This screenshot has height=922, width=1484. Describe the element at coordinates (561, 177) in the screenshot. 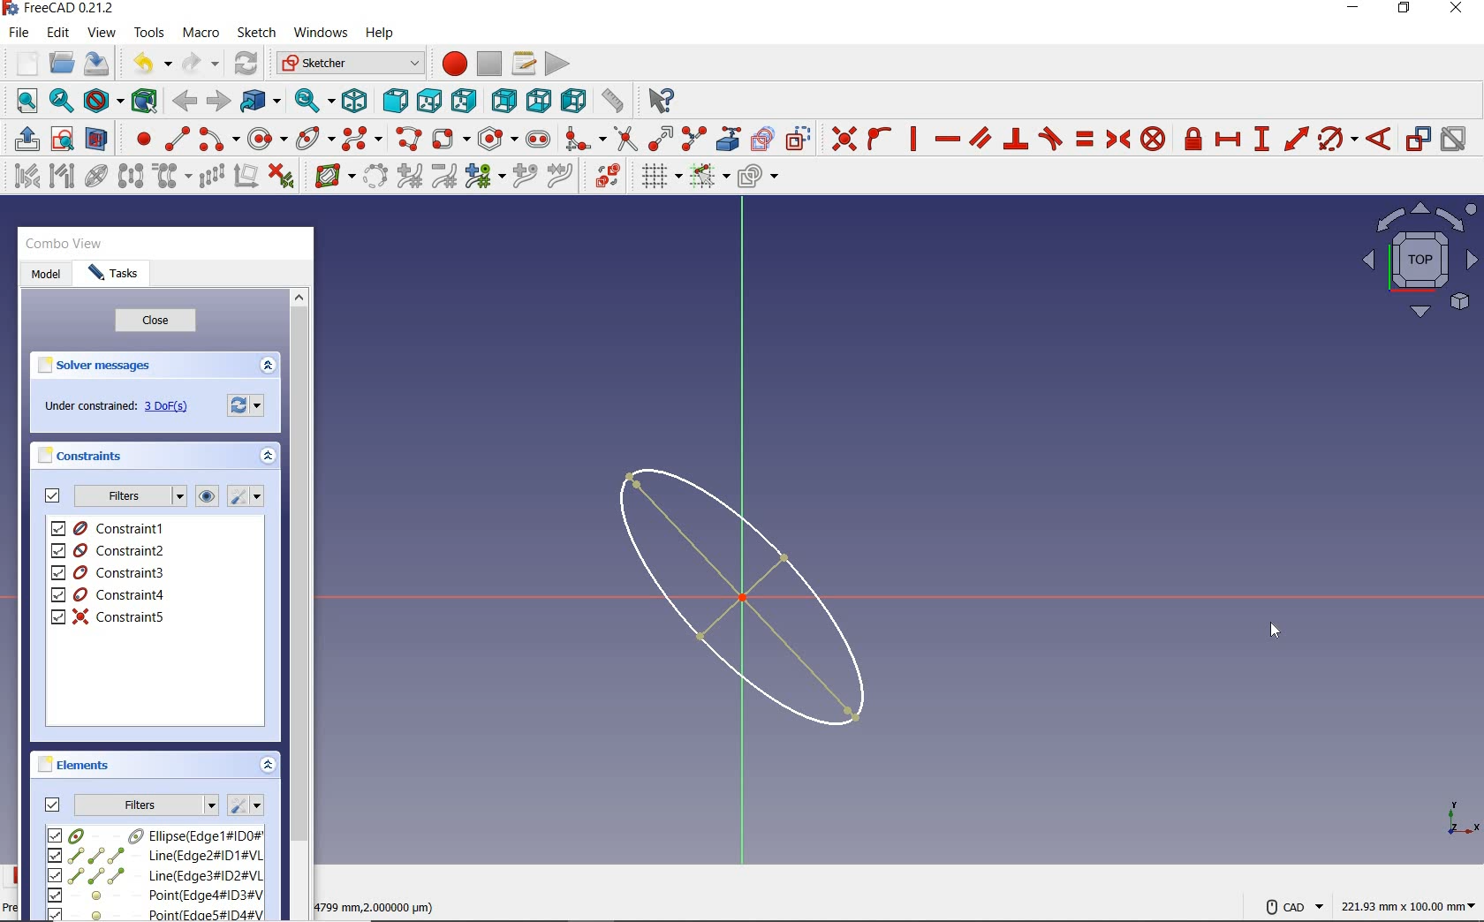

I see `join curves` at that location.